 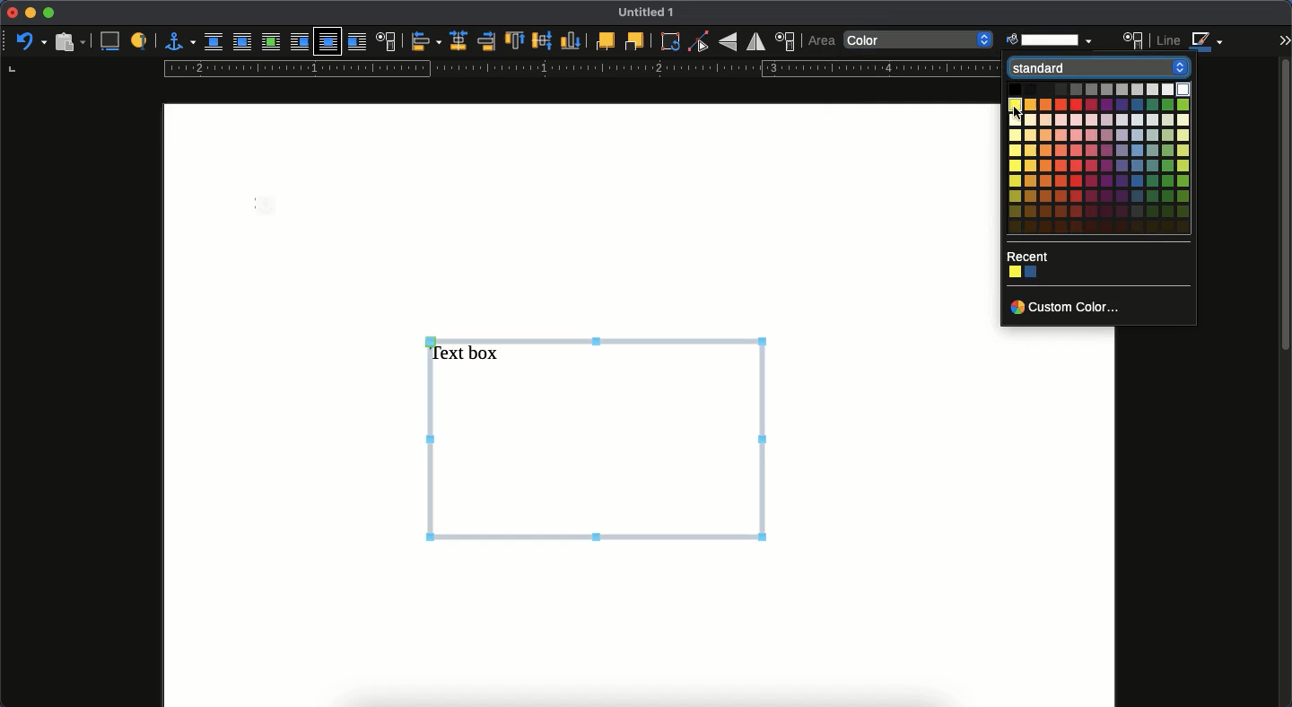 I want to click on Cursor, so click(x=1018, y=113).